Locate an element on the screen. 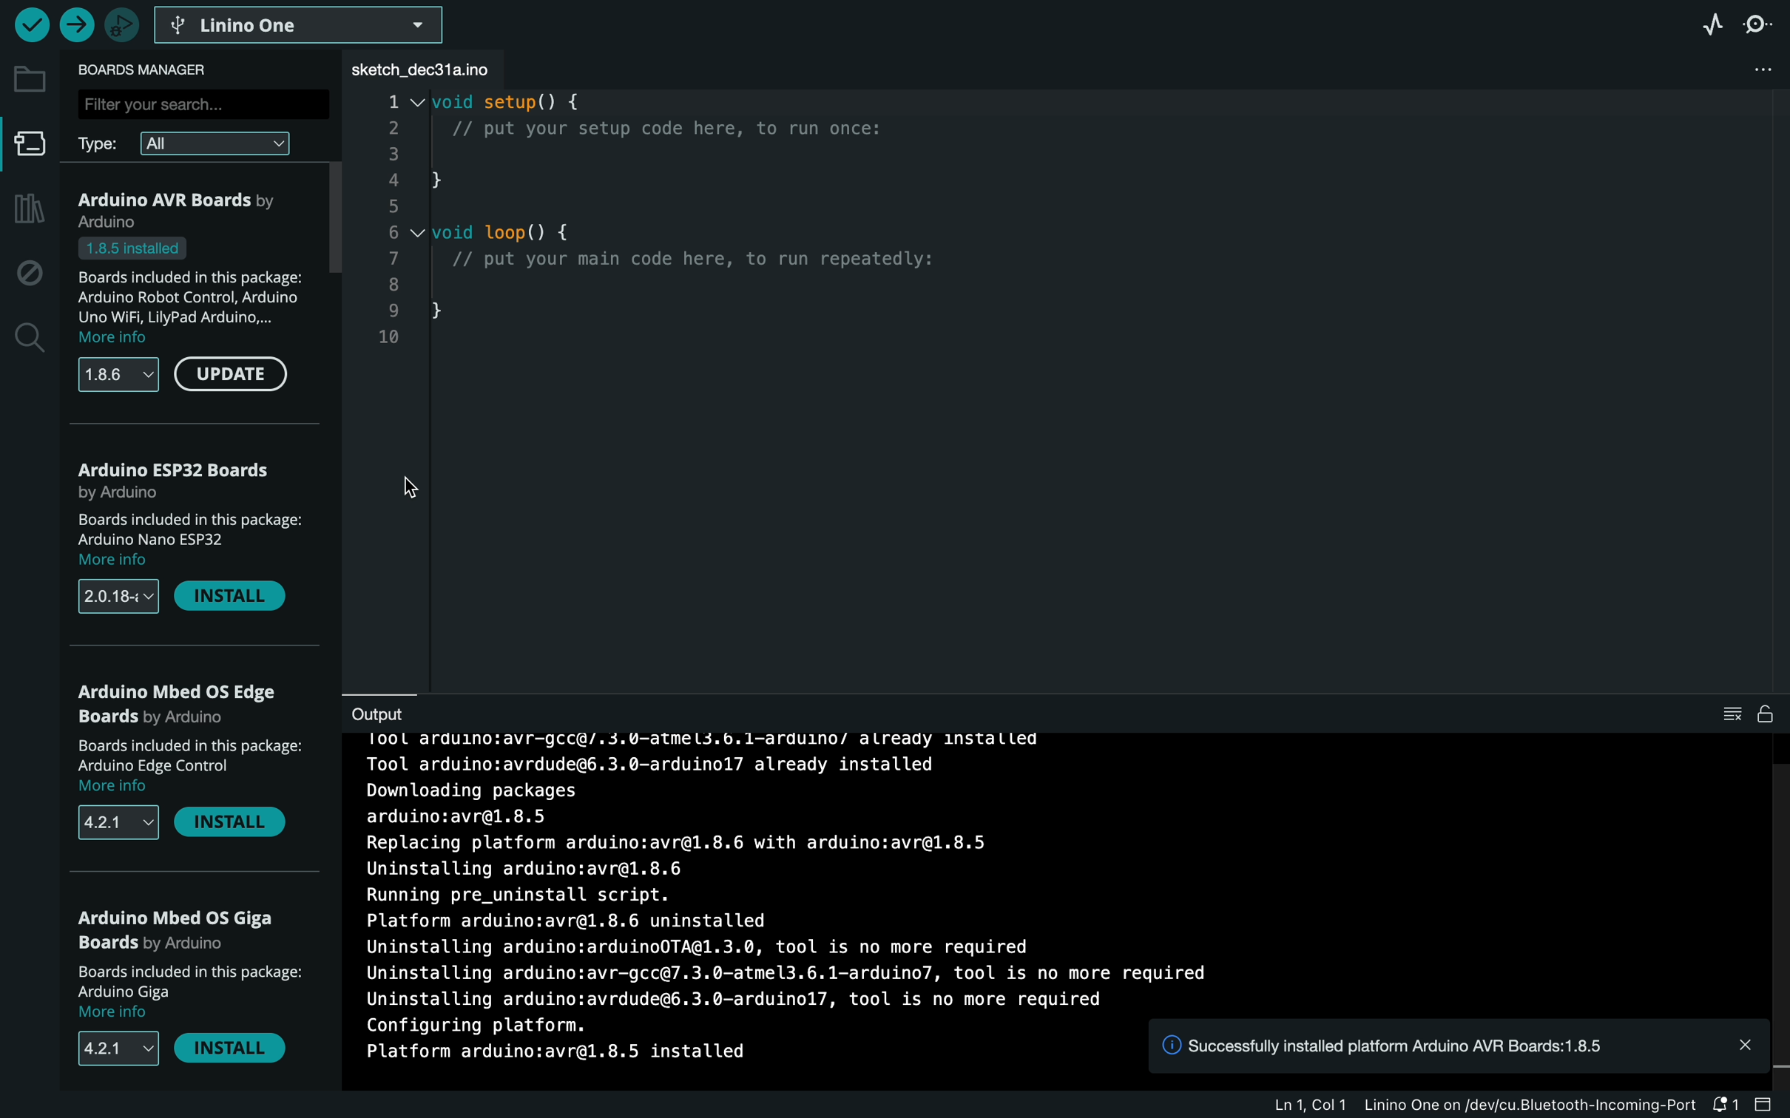  serial monitor is located at coordinates (1763, 24).